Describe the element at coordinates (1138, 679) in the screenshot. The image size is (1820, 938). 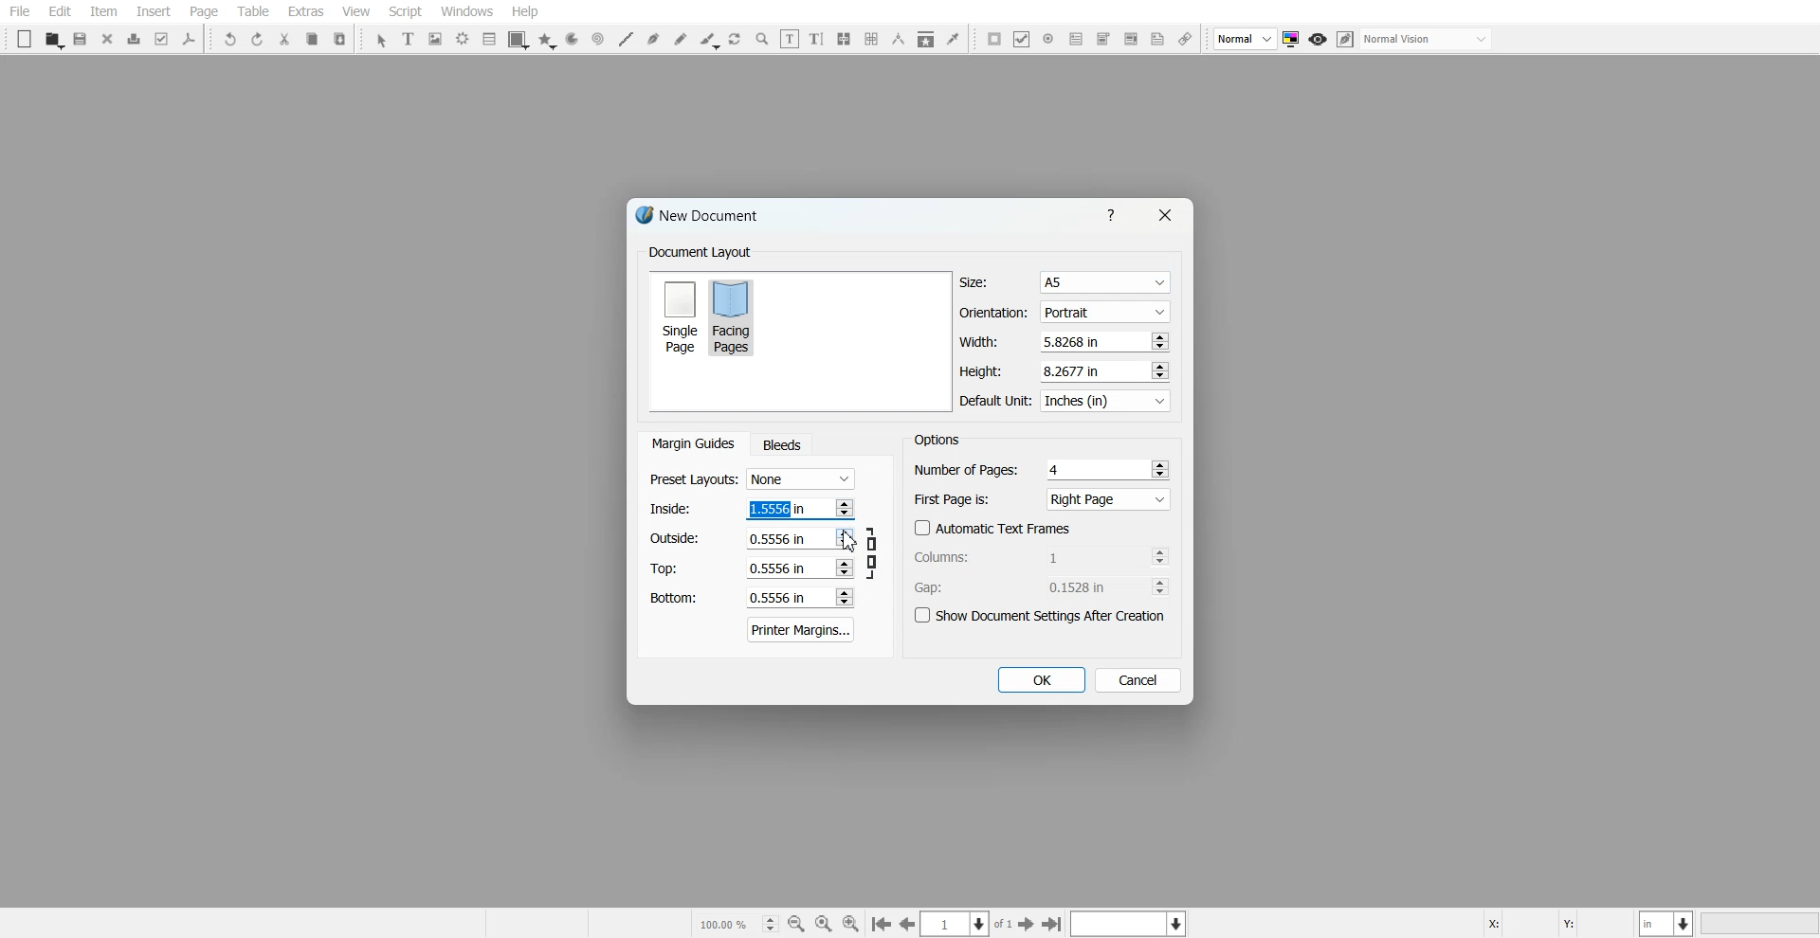
I see `Cancel` at that location.